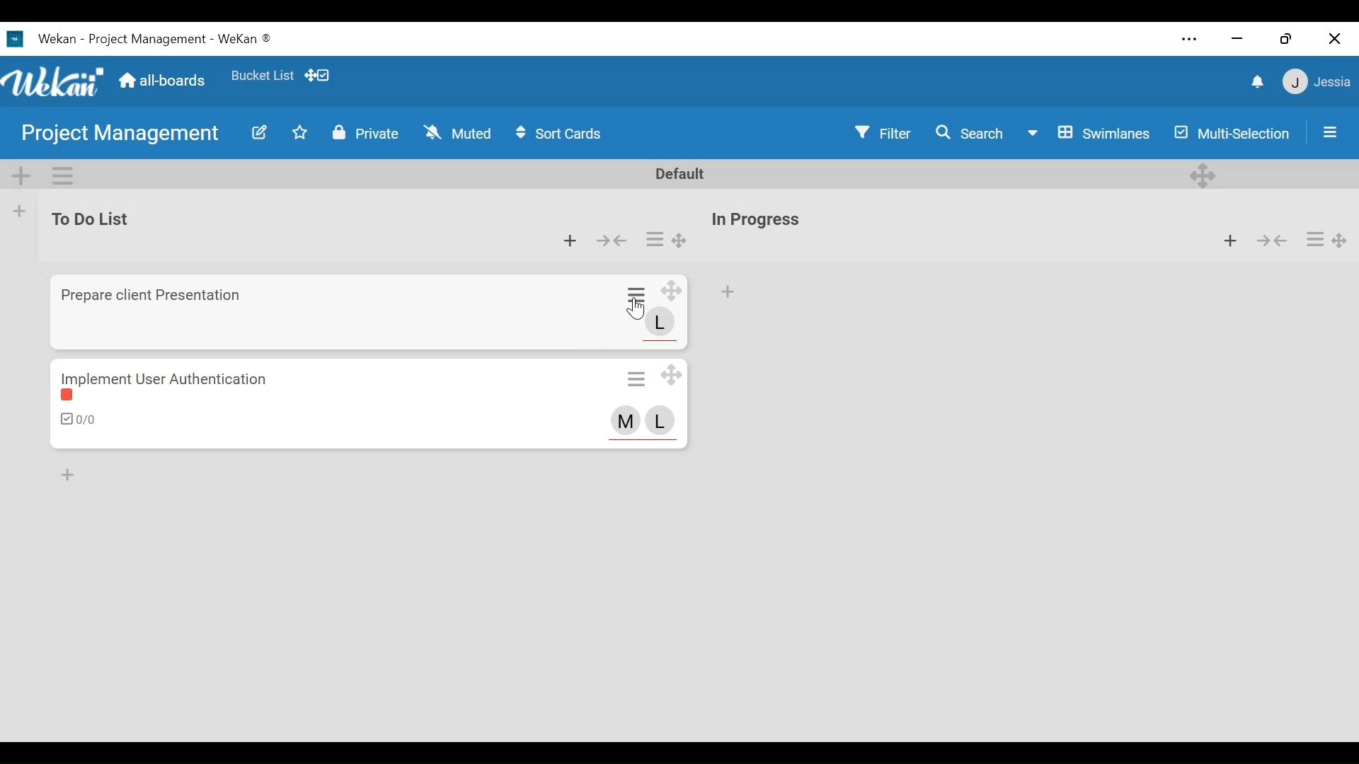 Image resolution: width=1359 pixels, height=764 pixels. Describe the element at coordinates (655, 239) in the screenshot. I see `card actions` at that location.